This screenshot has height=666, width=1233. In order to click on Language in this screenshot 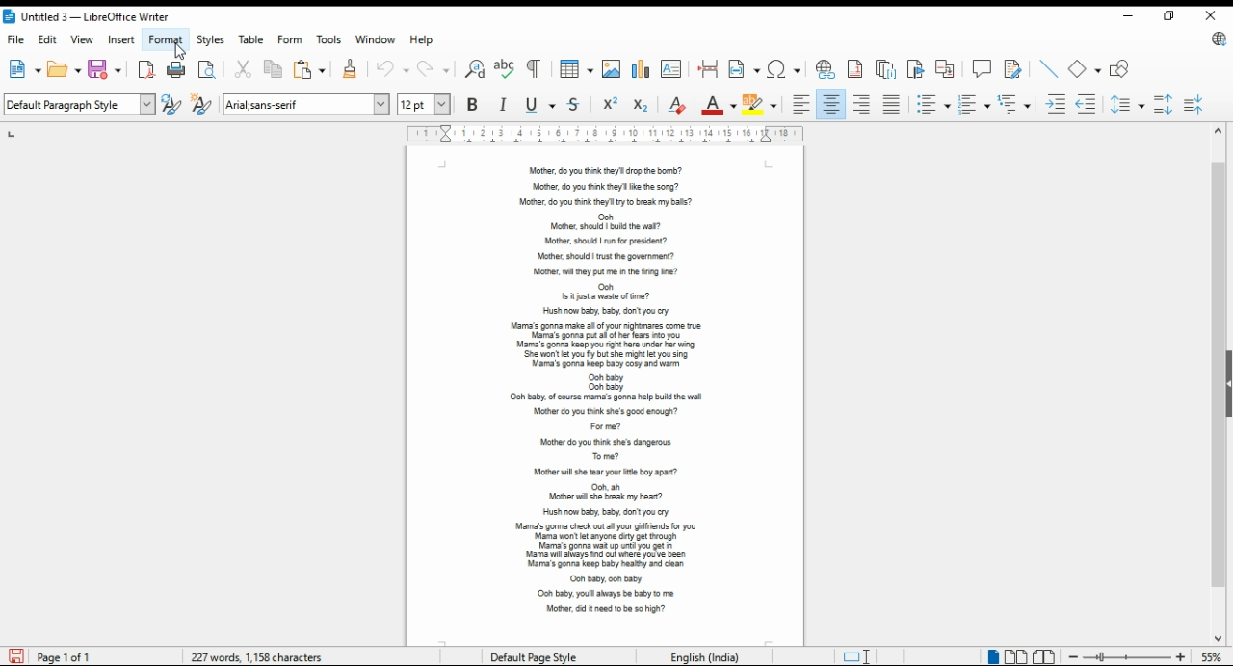, I will do `click(699, 656)`.